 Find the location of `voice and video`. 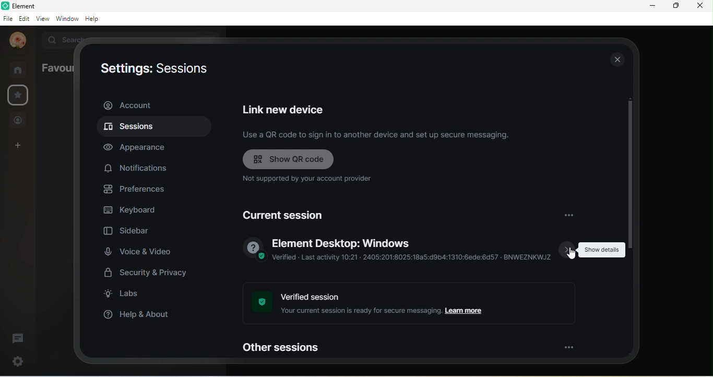

voice and video is located at coordinates (138, 251).